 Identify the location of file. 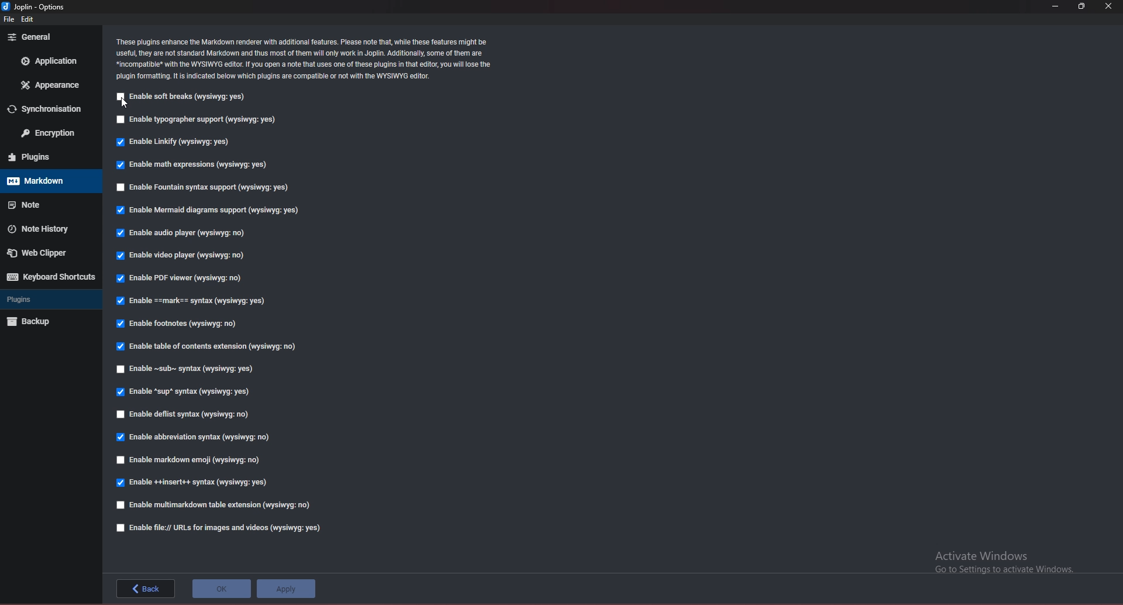
(8, 20).